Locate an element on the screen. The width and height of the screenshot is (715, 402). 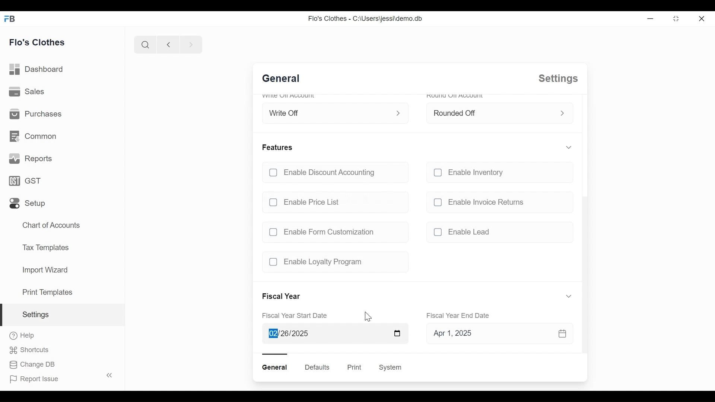
Defaults is located at coordinates (317, 367).